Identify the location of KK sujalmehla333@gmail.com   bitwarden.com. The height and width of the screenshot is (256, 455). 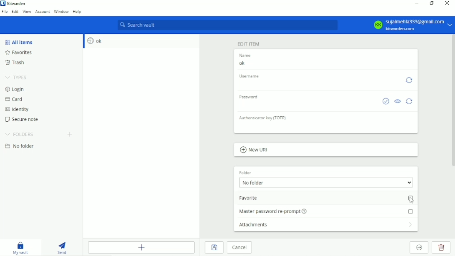
(412, 25).